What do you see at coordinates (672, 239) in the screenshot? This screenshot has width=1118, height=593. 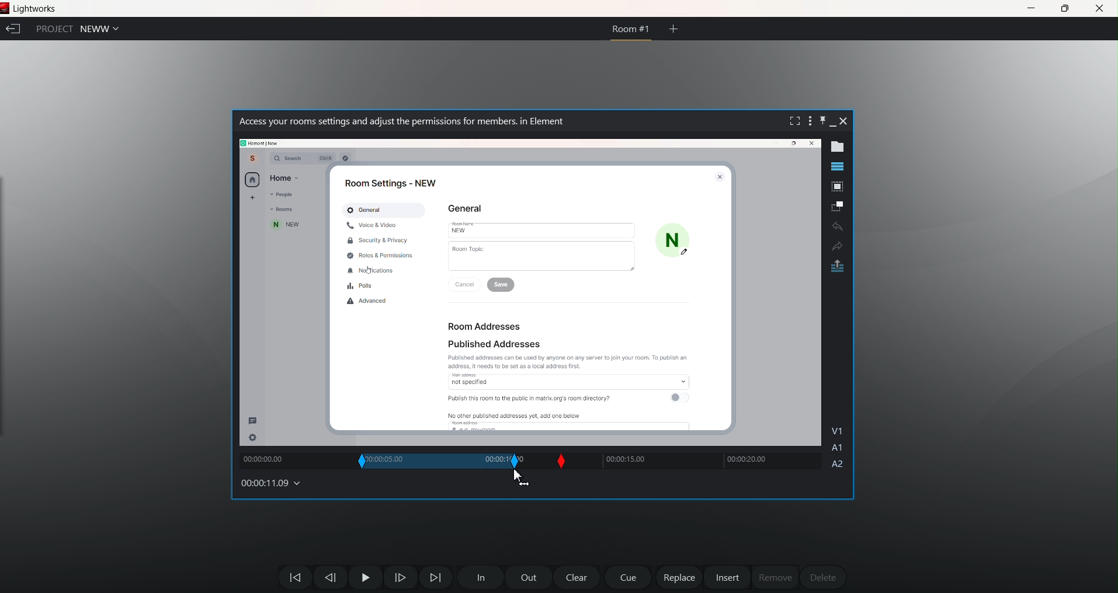 I see `N` at bounding box center [672, 239].